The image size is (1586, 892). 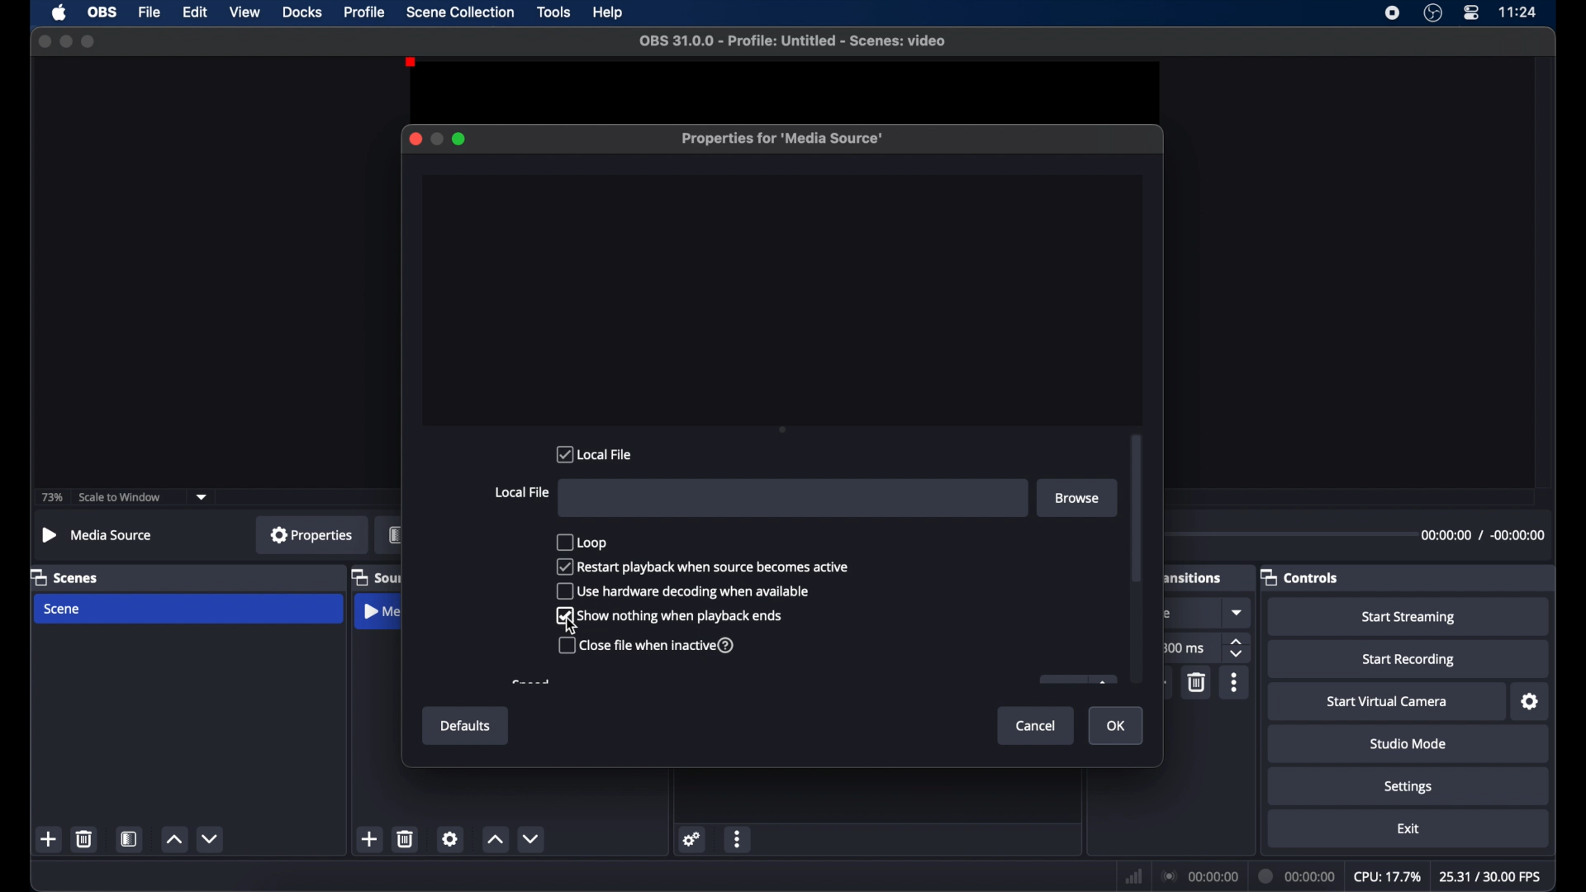 I want to click on more options, so click(x=739, y=839).